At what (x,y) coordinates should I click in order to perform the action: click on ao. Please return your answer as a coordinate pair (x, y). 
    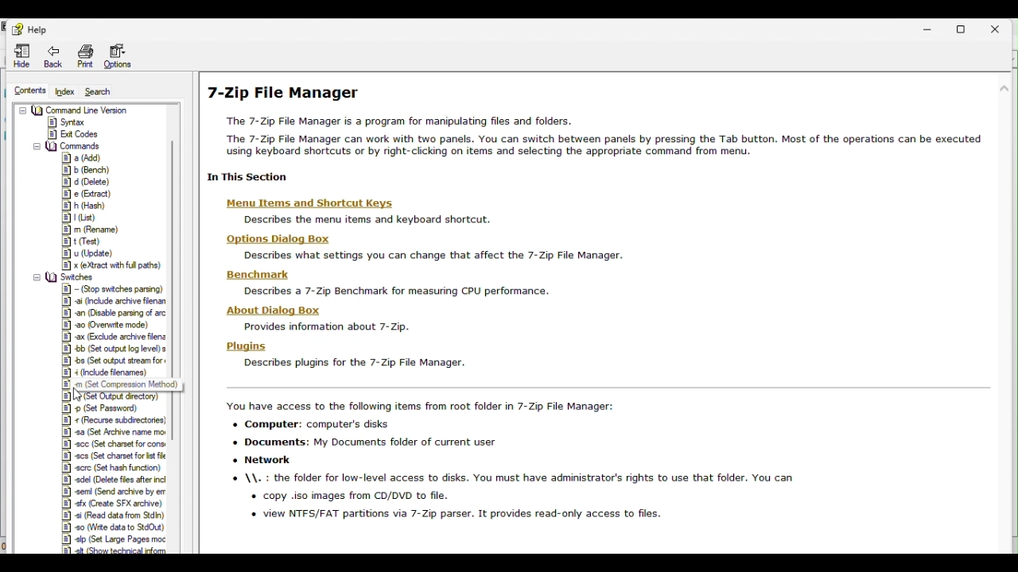
    Looking at the image, I should click on (111, 325).